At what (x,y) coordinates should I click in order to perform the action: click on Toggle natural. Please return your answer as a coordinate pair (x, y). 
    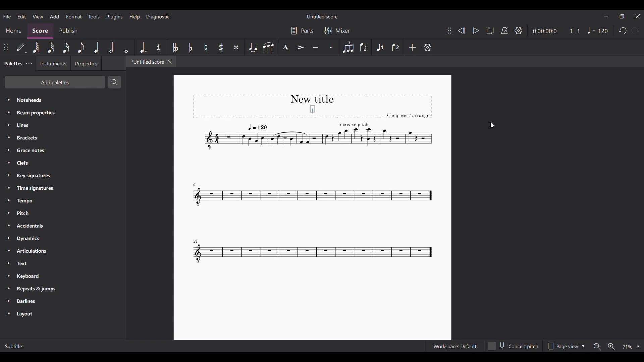
    Looking at the image, I should click on (206, 47).